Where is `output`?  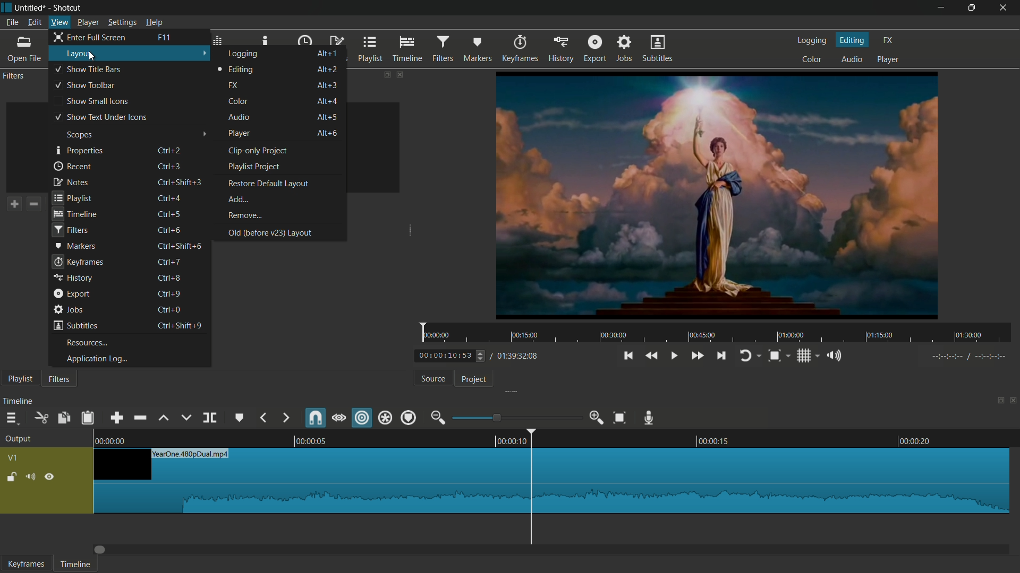
output is located at coordinates (18, 439).